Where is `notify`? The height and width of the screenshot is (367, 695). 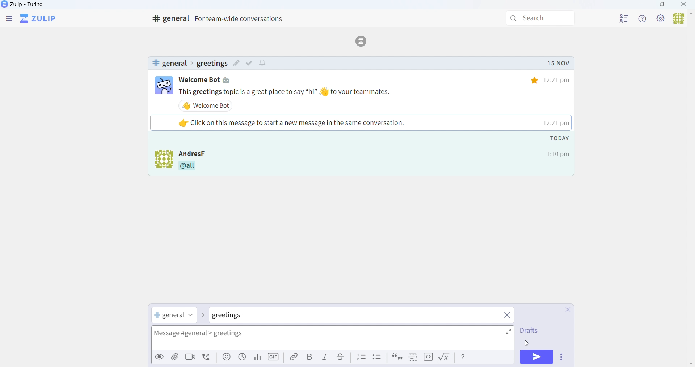 notify is located at coordinates (264, 64).